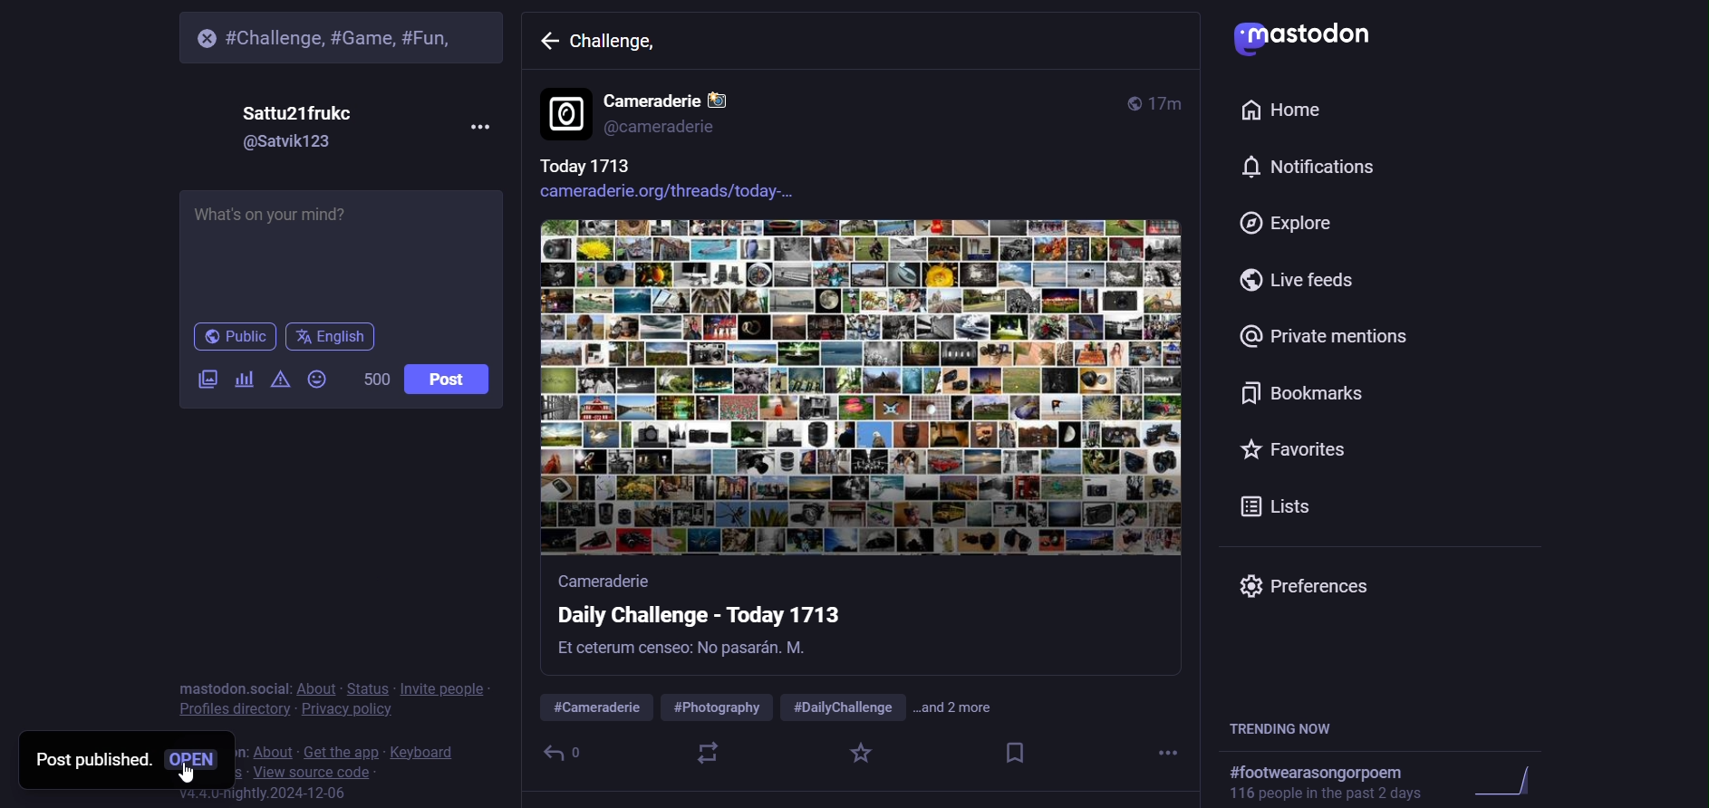 The image size is (1709, 808). I want to click on about, so click(314, 687).